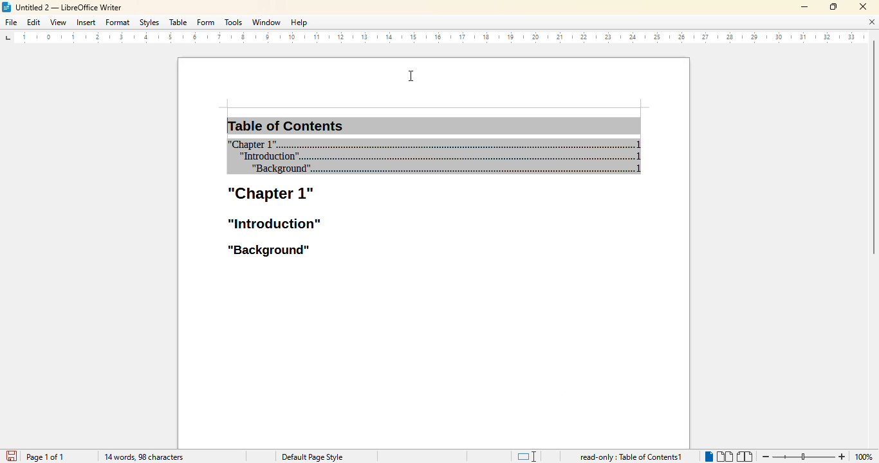 The image size is (879, 463). What do you see at coordinates (205, 23) in the screenshot?
I see `form` at bounding box center [205, 23].